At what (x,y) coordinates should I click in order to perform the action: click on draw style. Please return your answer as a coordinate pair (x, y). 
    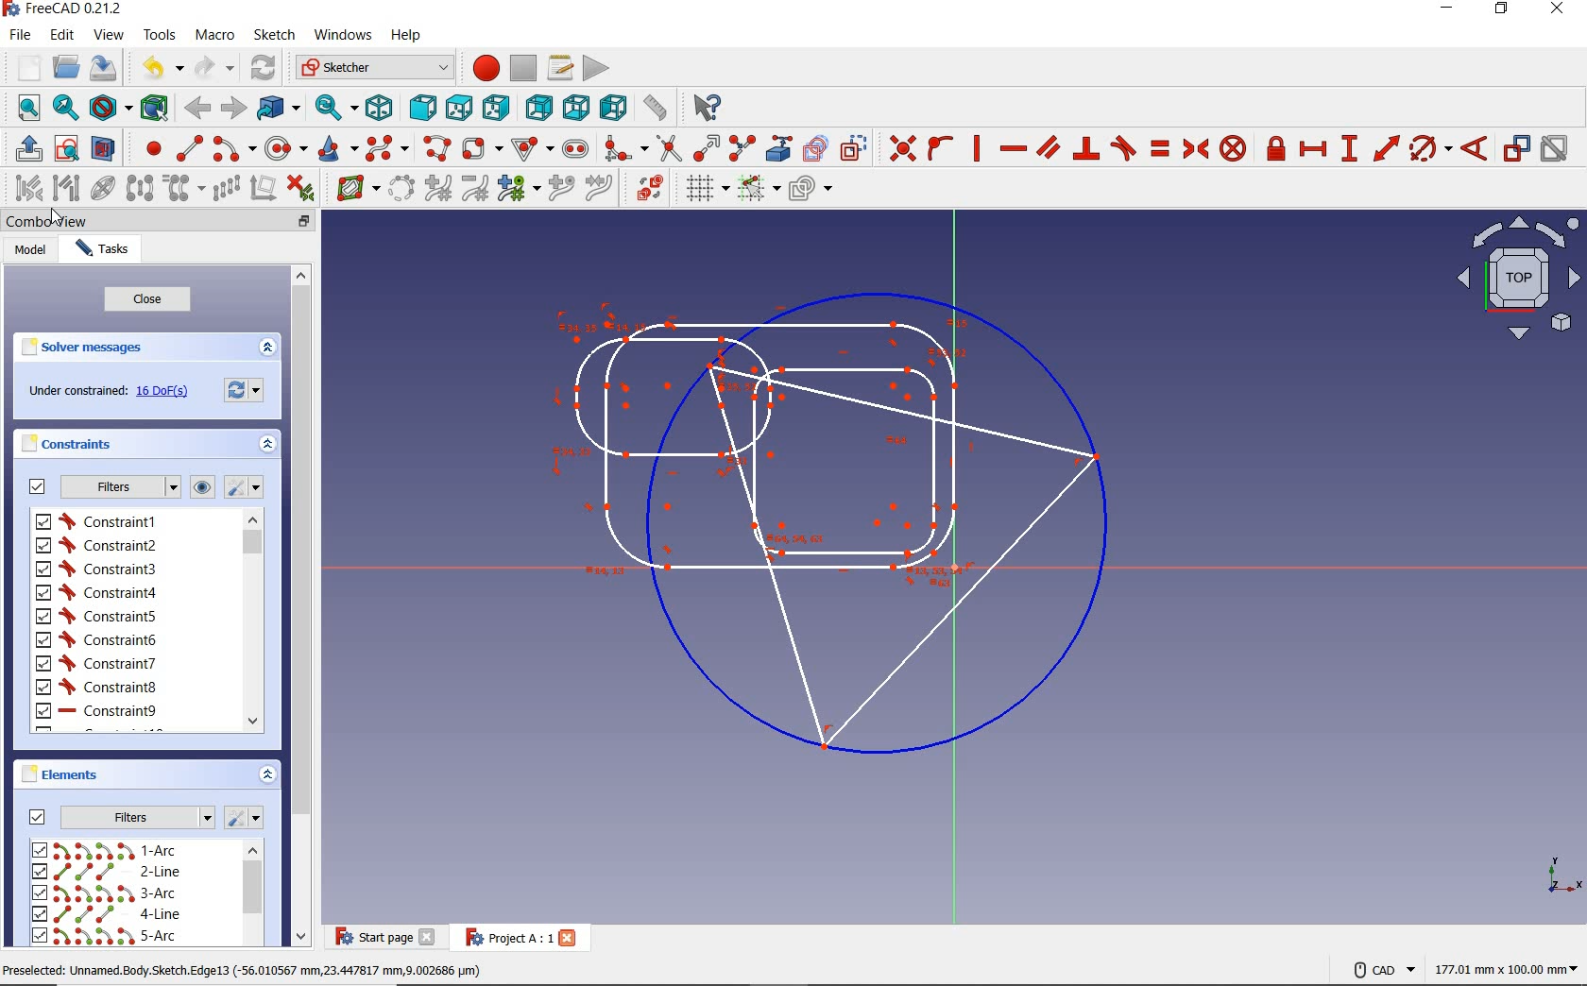
    Looking at the image, I should click on (111, 107).